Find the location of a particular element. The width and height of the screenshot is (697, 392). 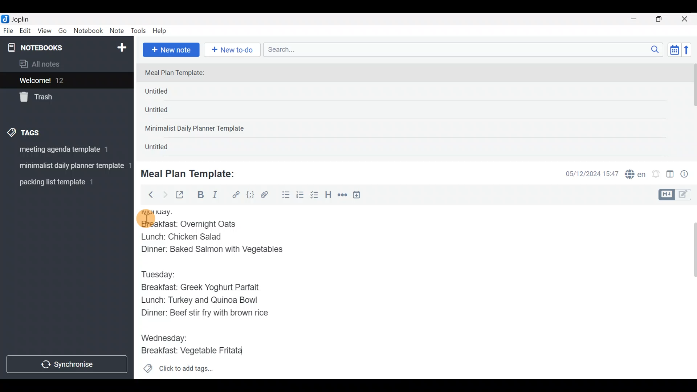

Back is located at coordinates (148, 194).